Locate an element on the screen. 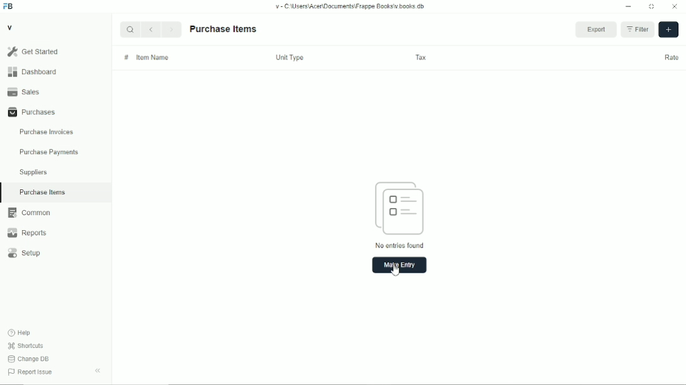 Image resolution: width=686 pixels, height=385 pixels. v is located at coordinates (11, 27).